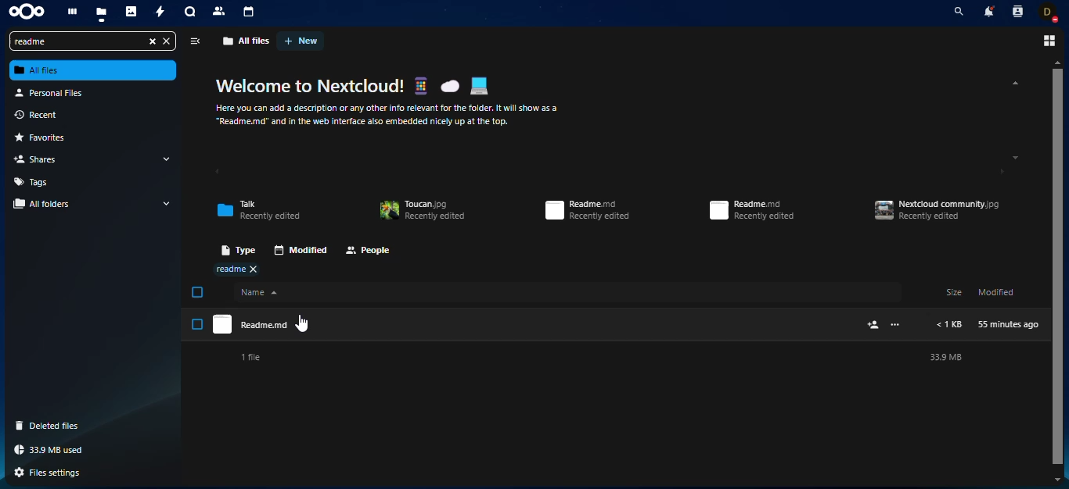  What do you see at coordinates (1047, 41) in the screenshot?
I see `view` at bounding box center [1047, 41].